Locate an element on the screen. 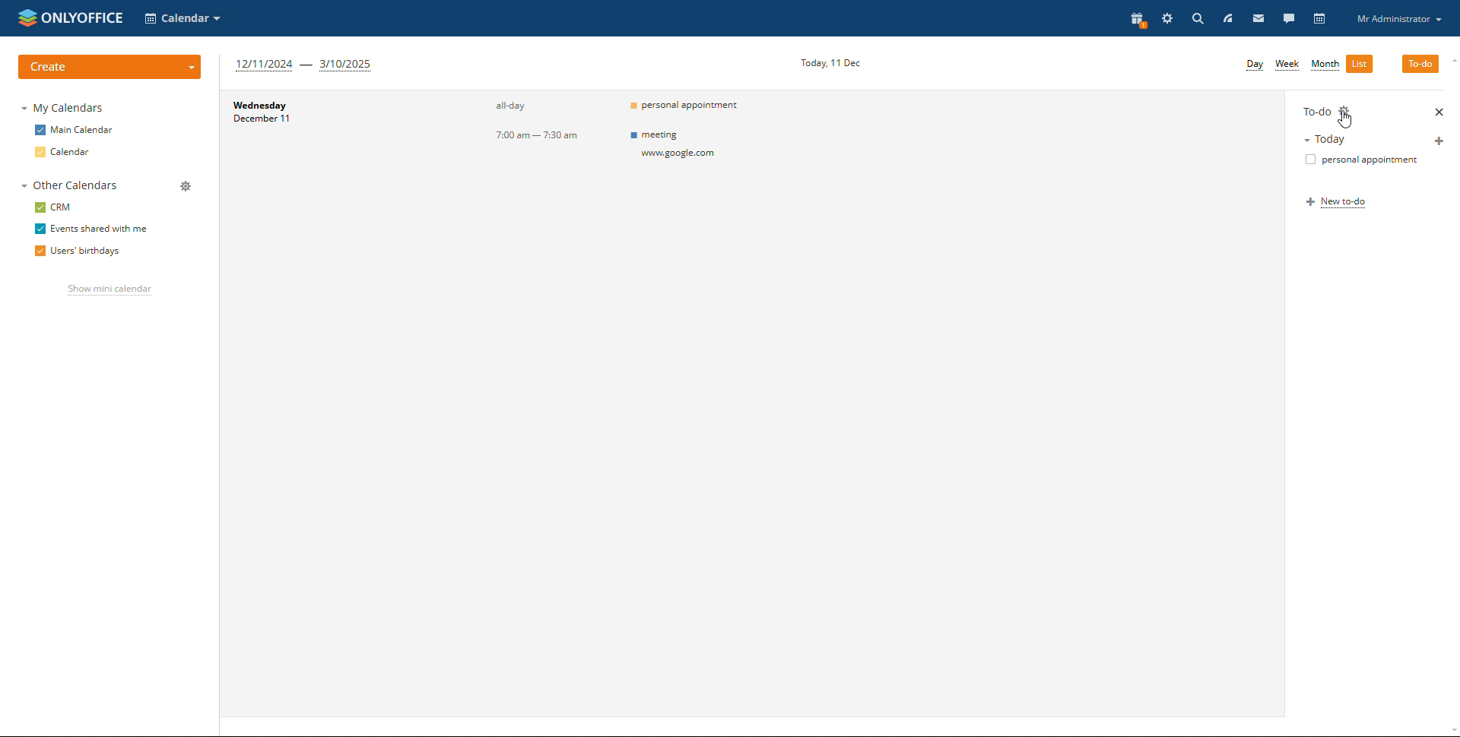 This screenshot has width=1460, height=737. users' birthdays is located at coordinates (77, 251).